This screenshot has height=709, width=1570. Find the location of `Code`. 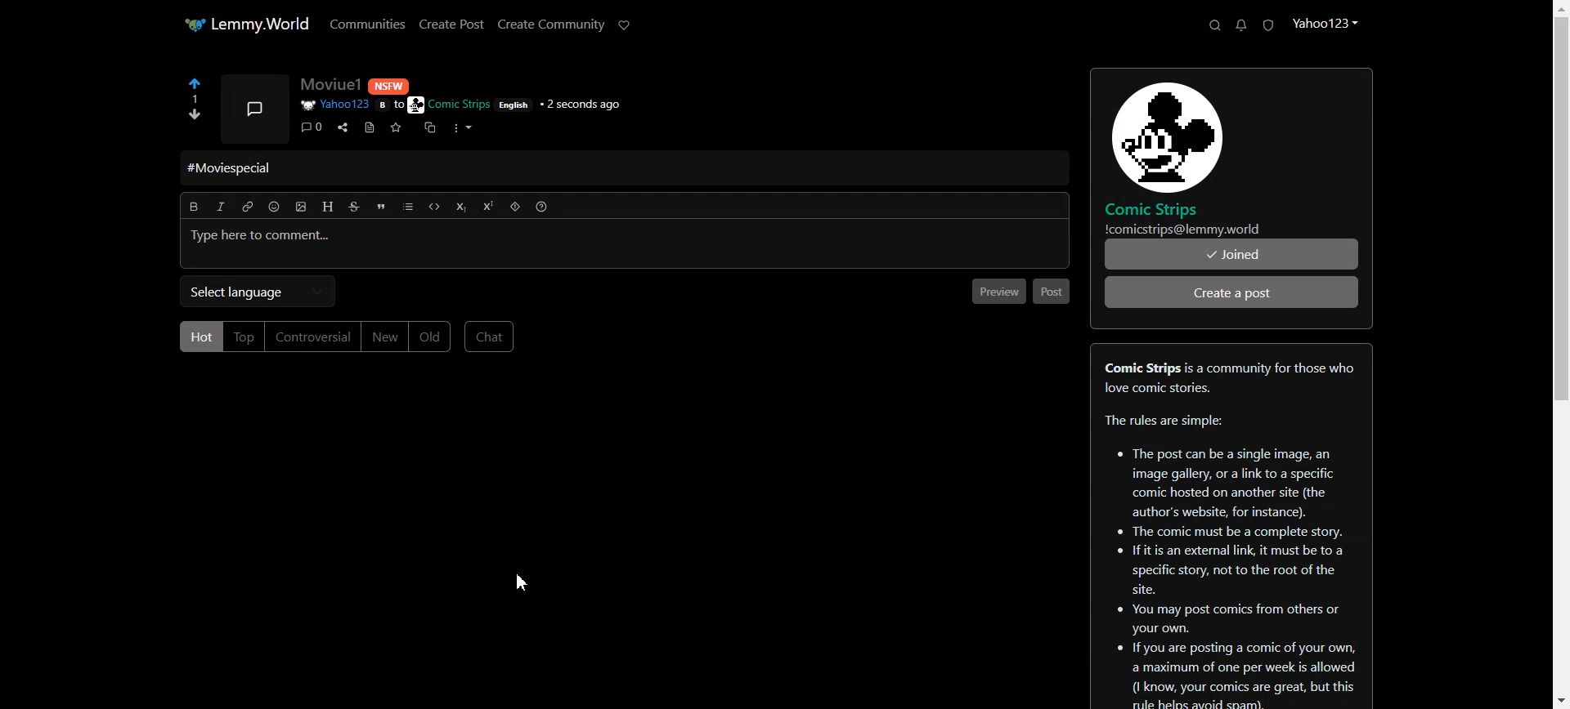

Code is located at coordinates (436, 211).